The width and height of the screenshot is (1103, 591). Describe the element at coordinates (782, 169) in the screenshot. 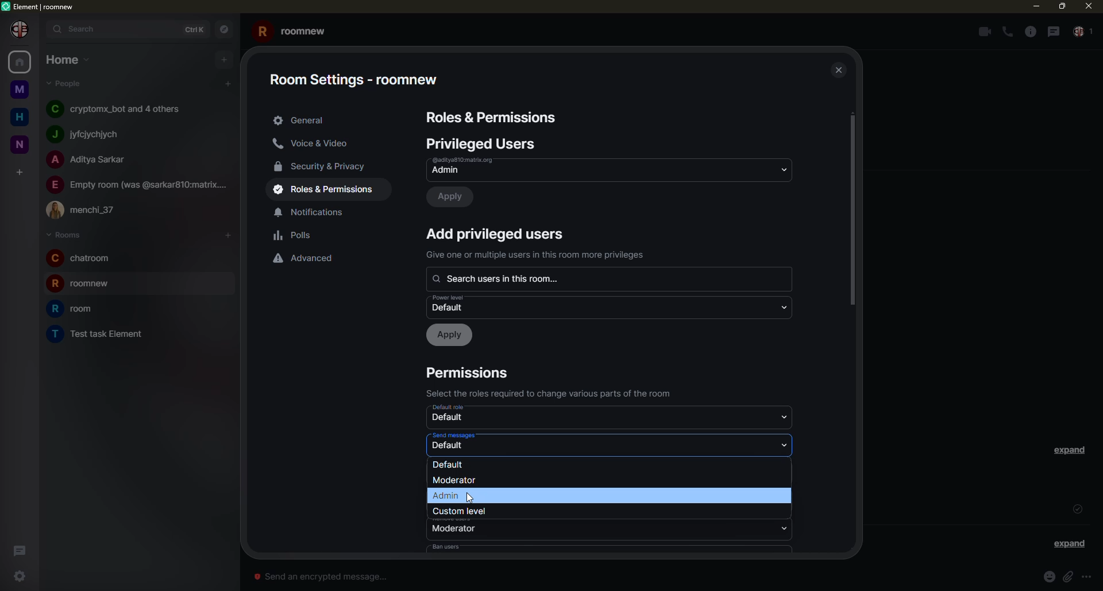

I see `drop` at that location.